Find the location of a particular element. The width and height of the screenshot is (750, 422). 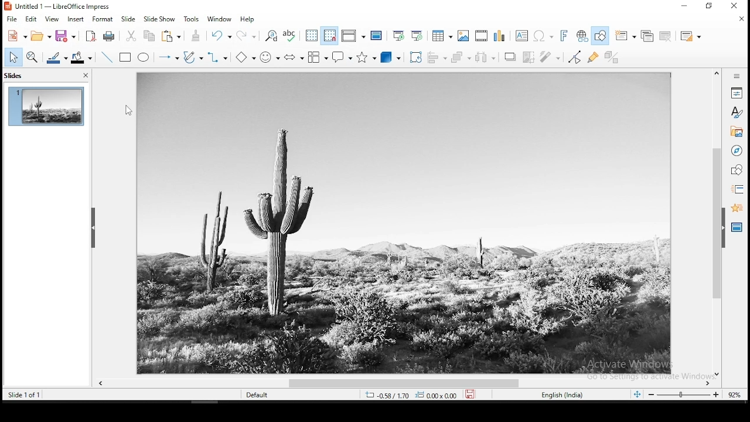

shapes is located at coordinates (737, 170).